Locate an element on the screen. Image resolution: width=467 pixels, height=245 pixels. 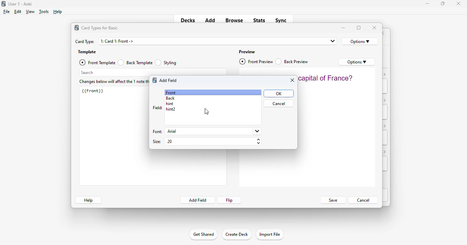
add field is located at coordinates (197, 200).